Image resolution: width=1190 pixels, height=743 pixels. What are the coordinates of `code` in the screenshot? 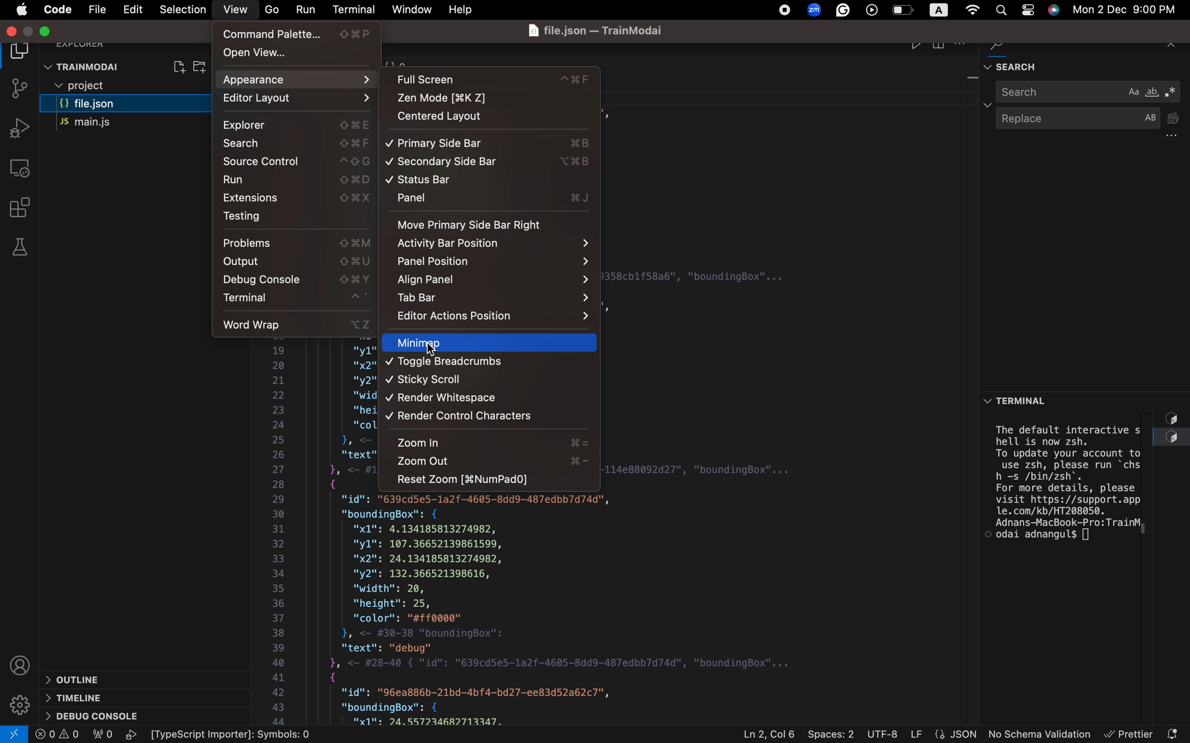 It's located at (56, 8).